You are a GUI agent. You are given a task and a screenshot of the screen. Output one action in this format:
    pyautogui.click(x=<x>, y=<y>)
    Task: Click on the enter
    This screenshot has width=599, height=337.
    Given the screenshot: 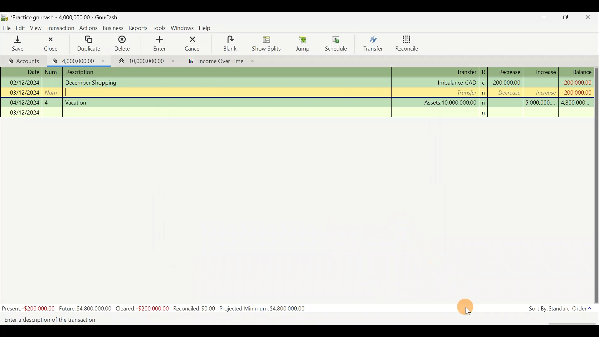 What is the action you would take?
    pyautogui.click(x=162, y=44)
    